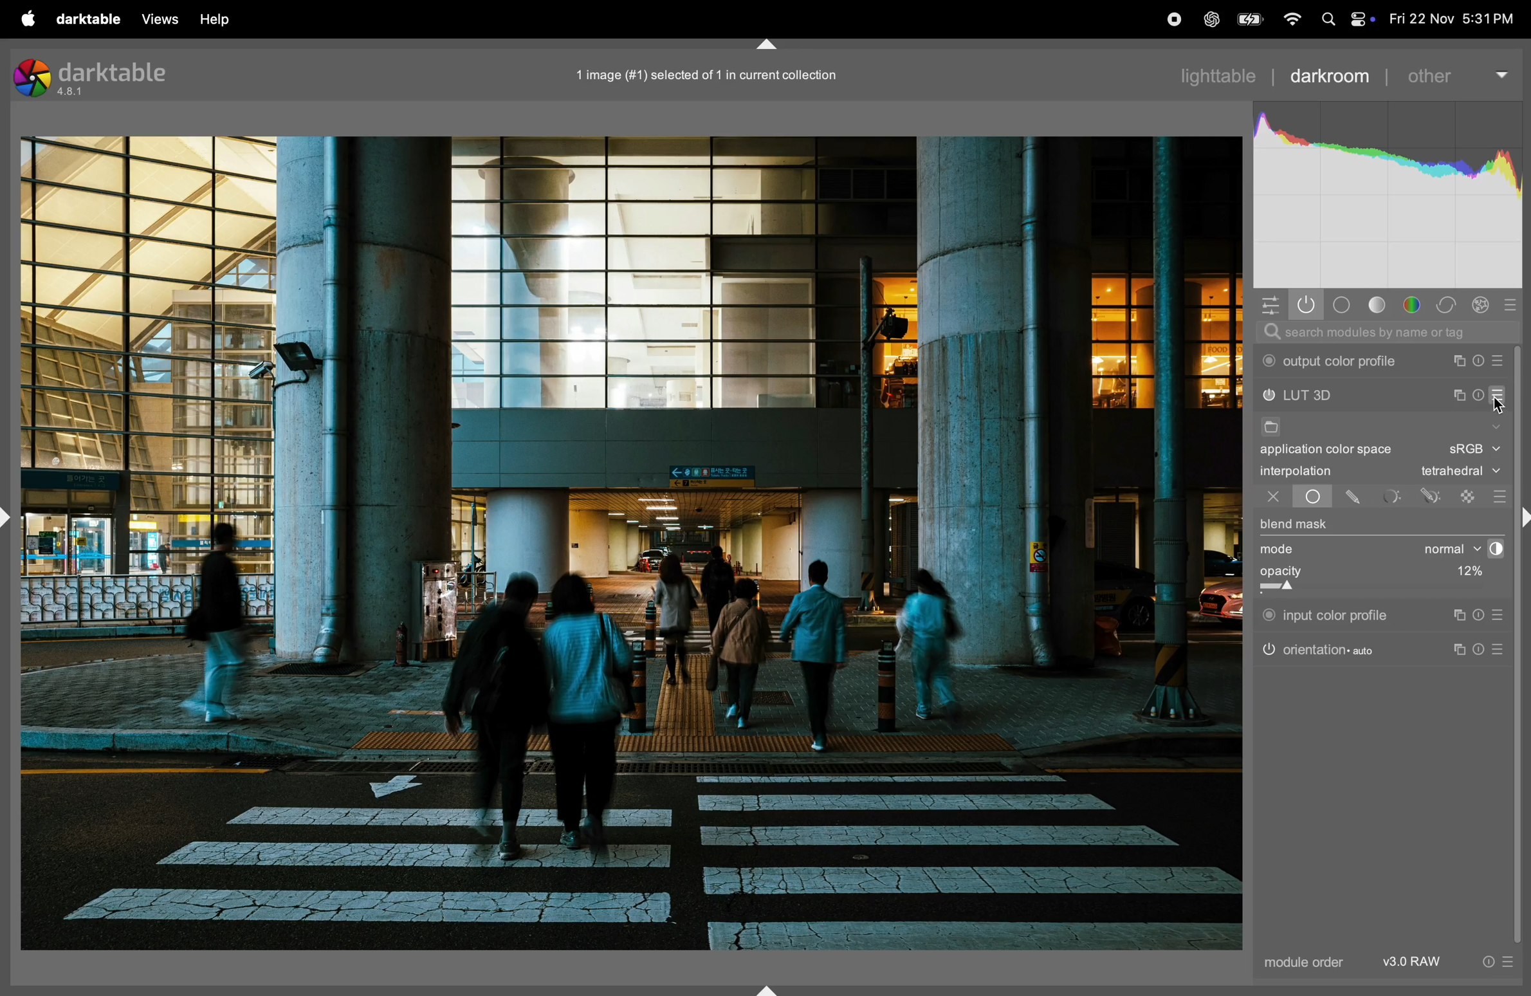 This screenshot has width=1531, height=996. I want to click on reset parameters, so click(1483, 615).